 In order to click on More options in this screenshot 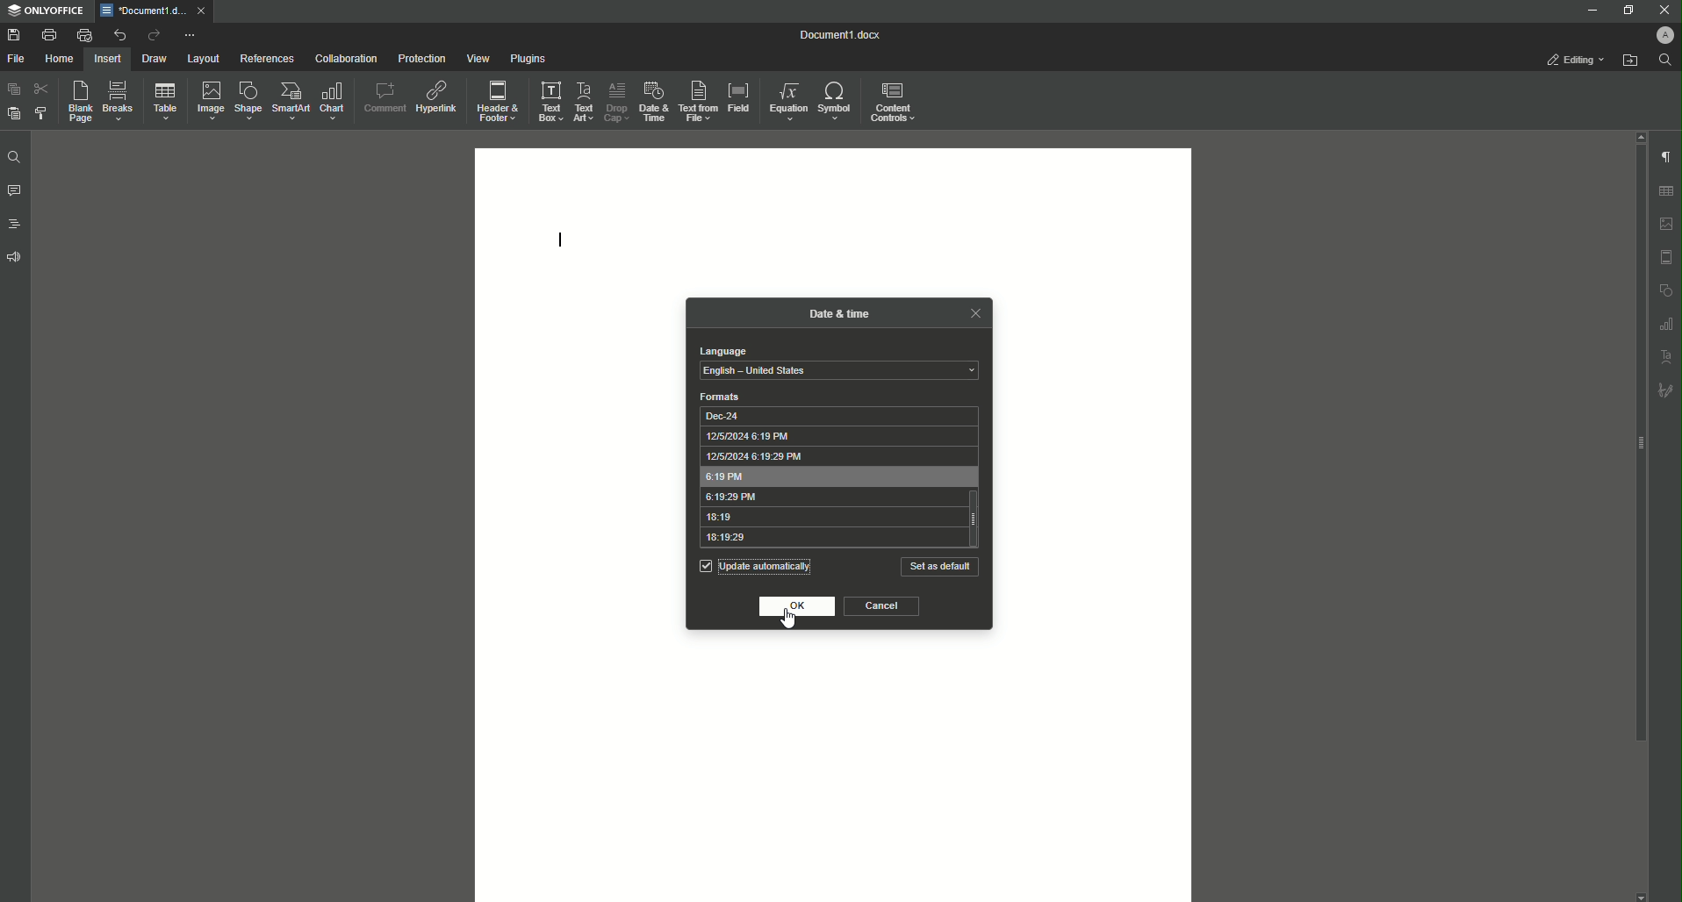, I will do `click(191, 35)`.